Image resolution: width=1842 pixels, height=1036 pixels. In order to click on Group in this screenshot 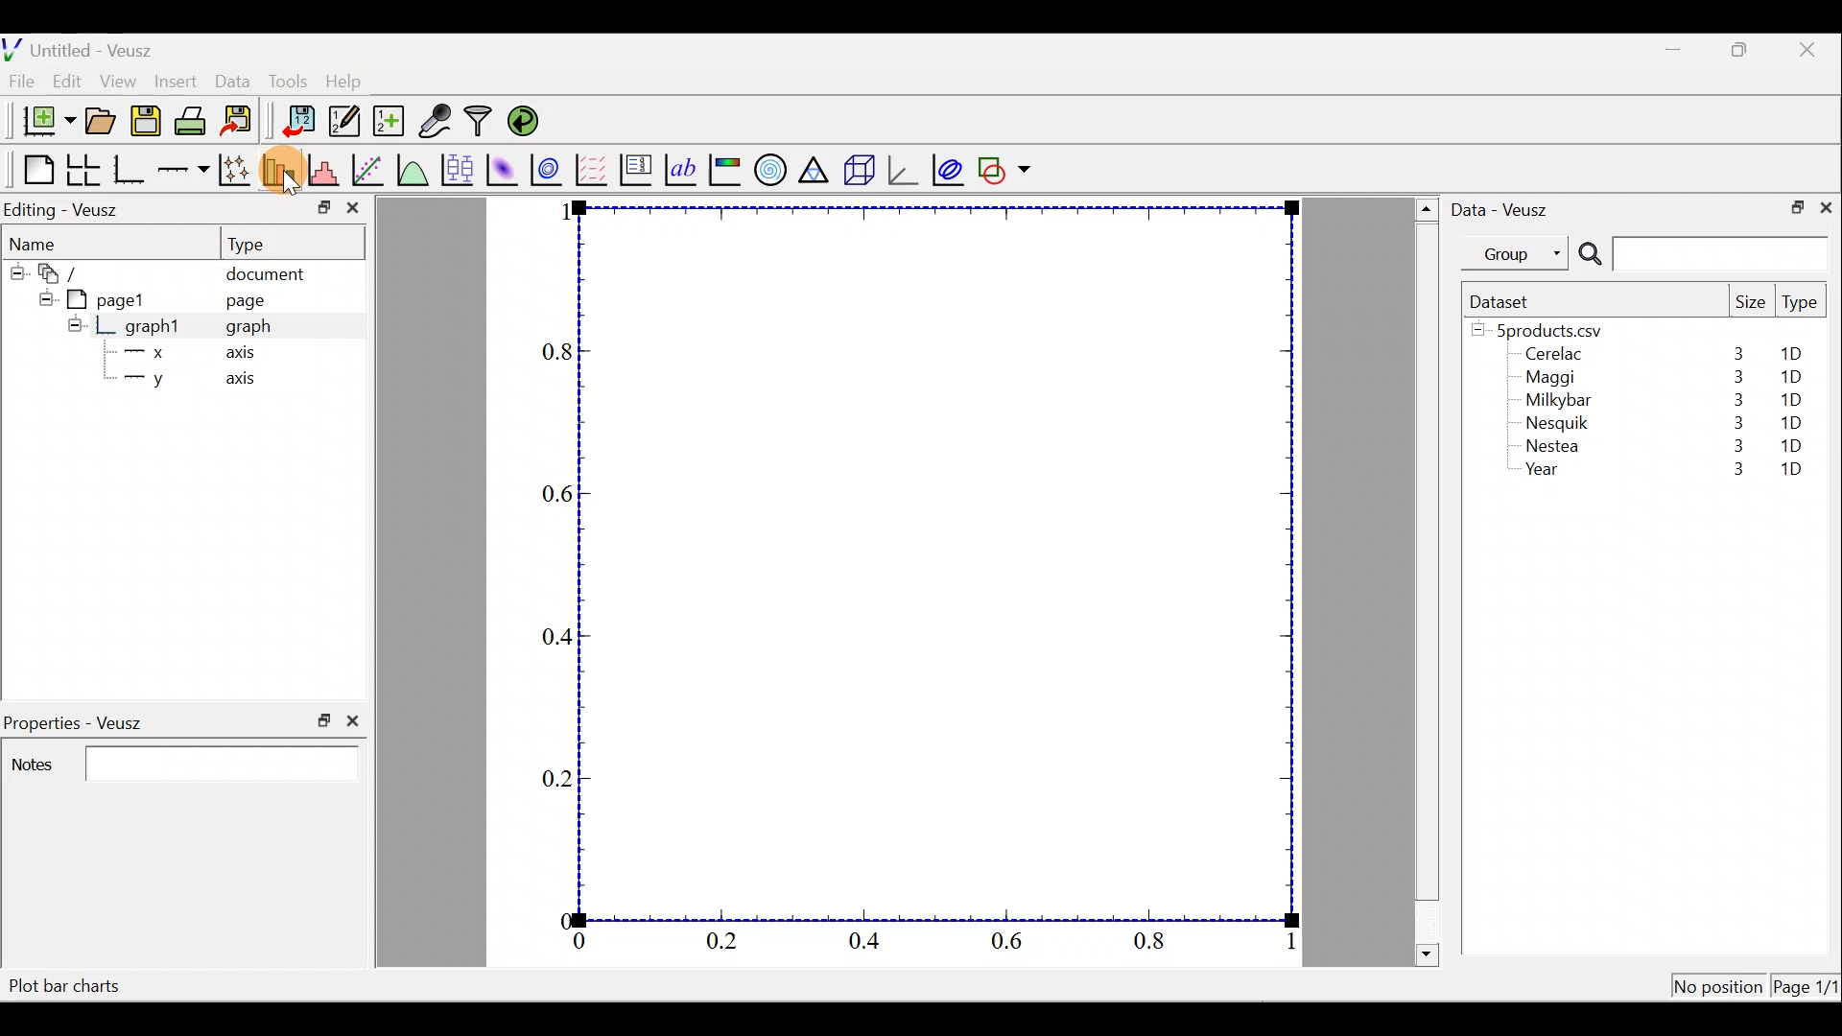, I will do `click(1519, 252)`.